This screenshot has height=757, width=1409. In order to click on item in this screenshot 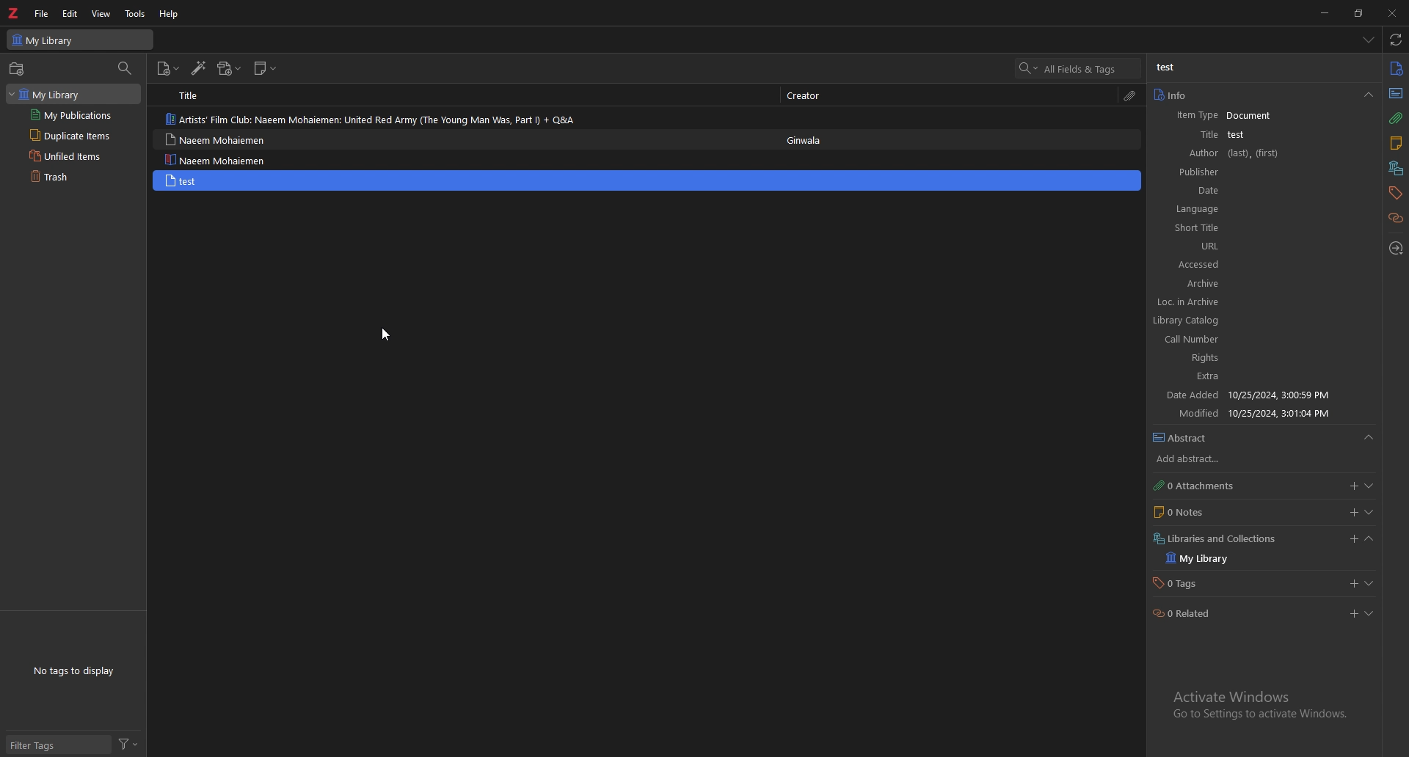, I will do `click(461, 158)`.